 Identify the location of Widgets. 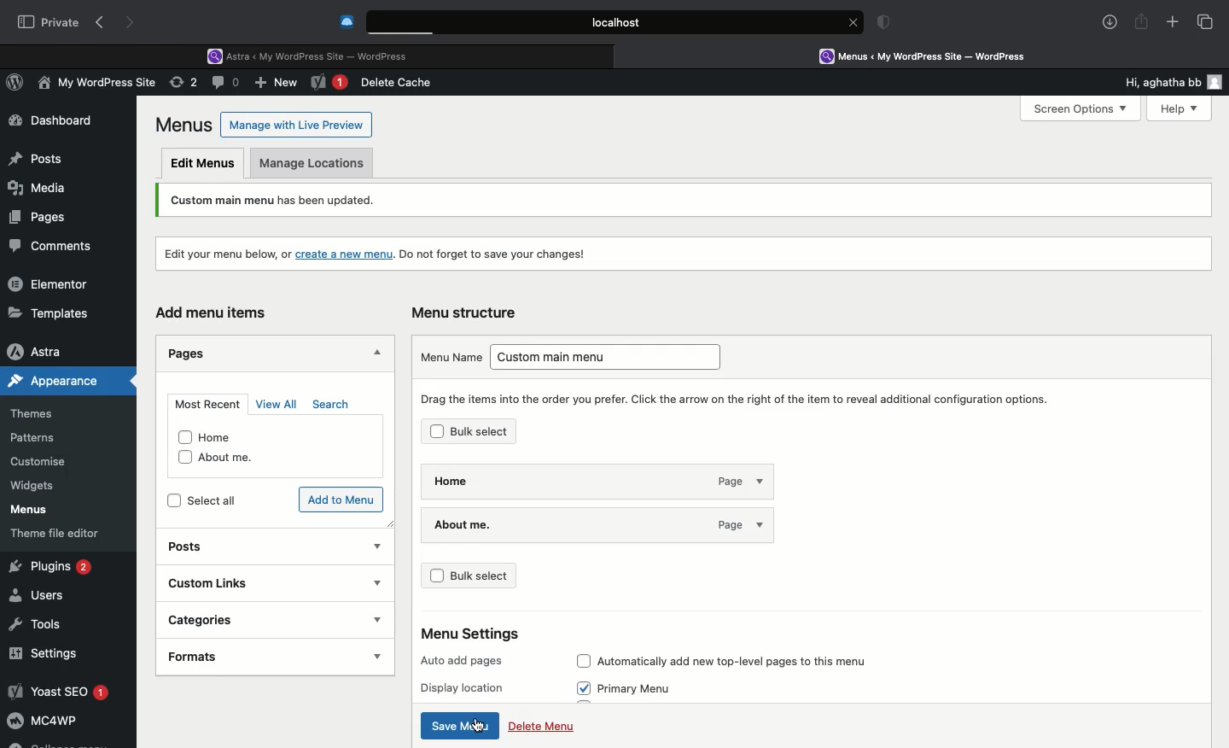
(34, 486).